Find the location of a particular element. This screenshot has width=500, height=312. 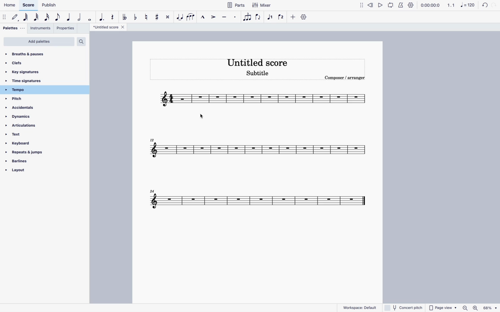

voice 2 is located at coordinates (282, 17).